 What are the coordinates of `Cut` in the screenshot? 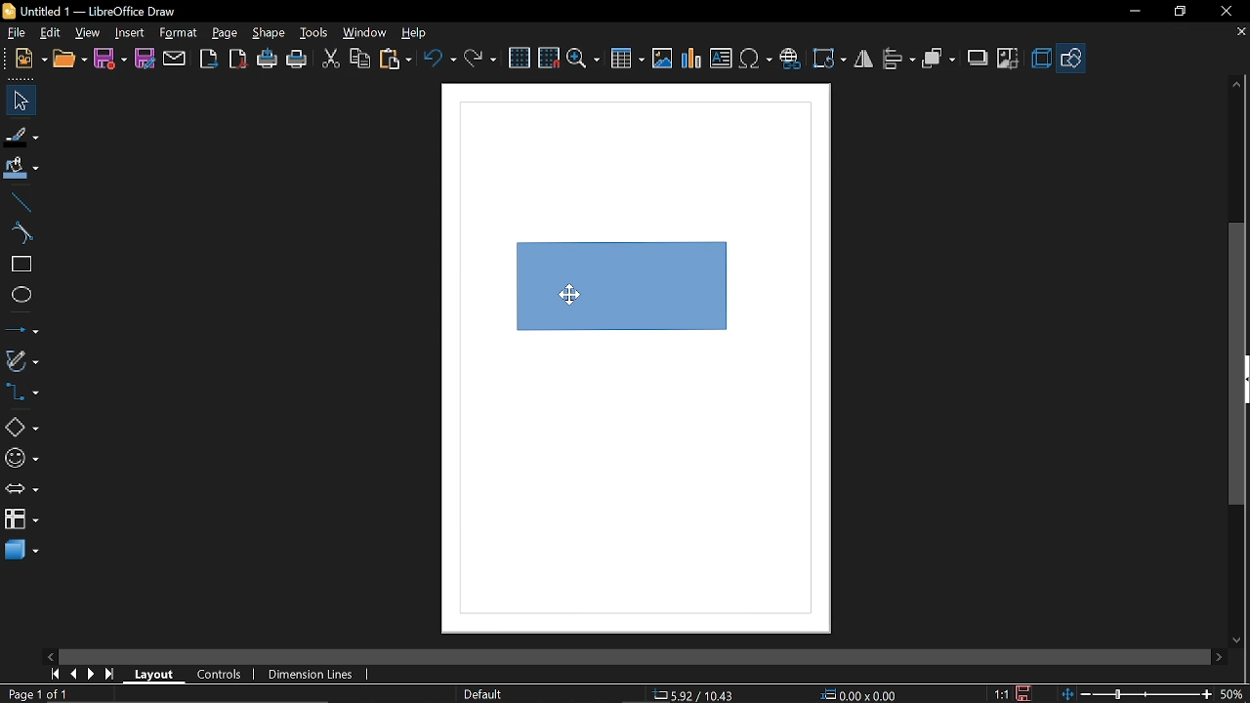 It's located at (330, 60).